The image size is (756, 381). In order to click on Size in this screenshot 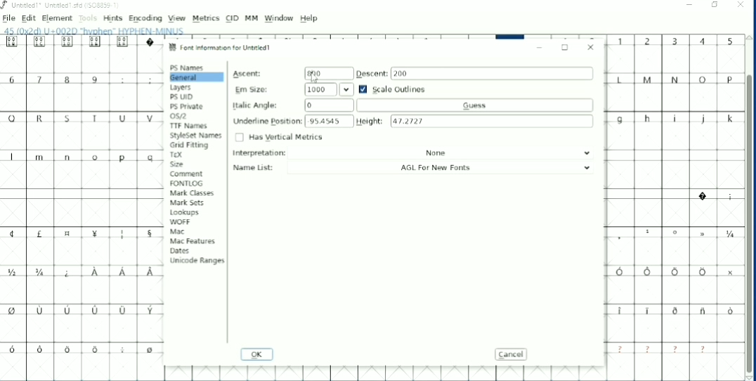, I will do `click(179, 164)`.